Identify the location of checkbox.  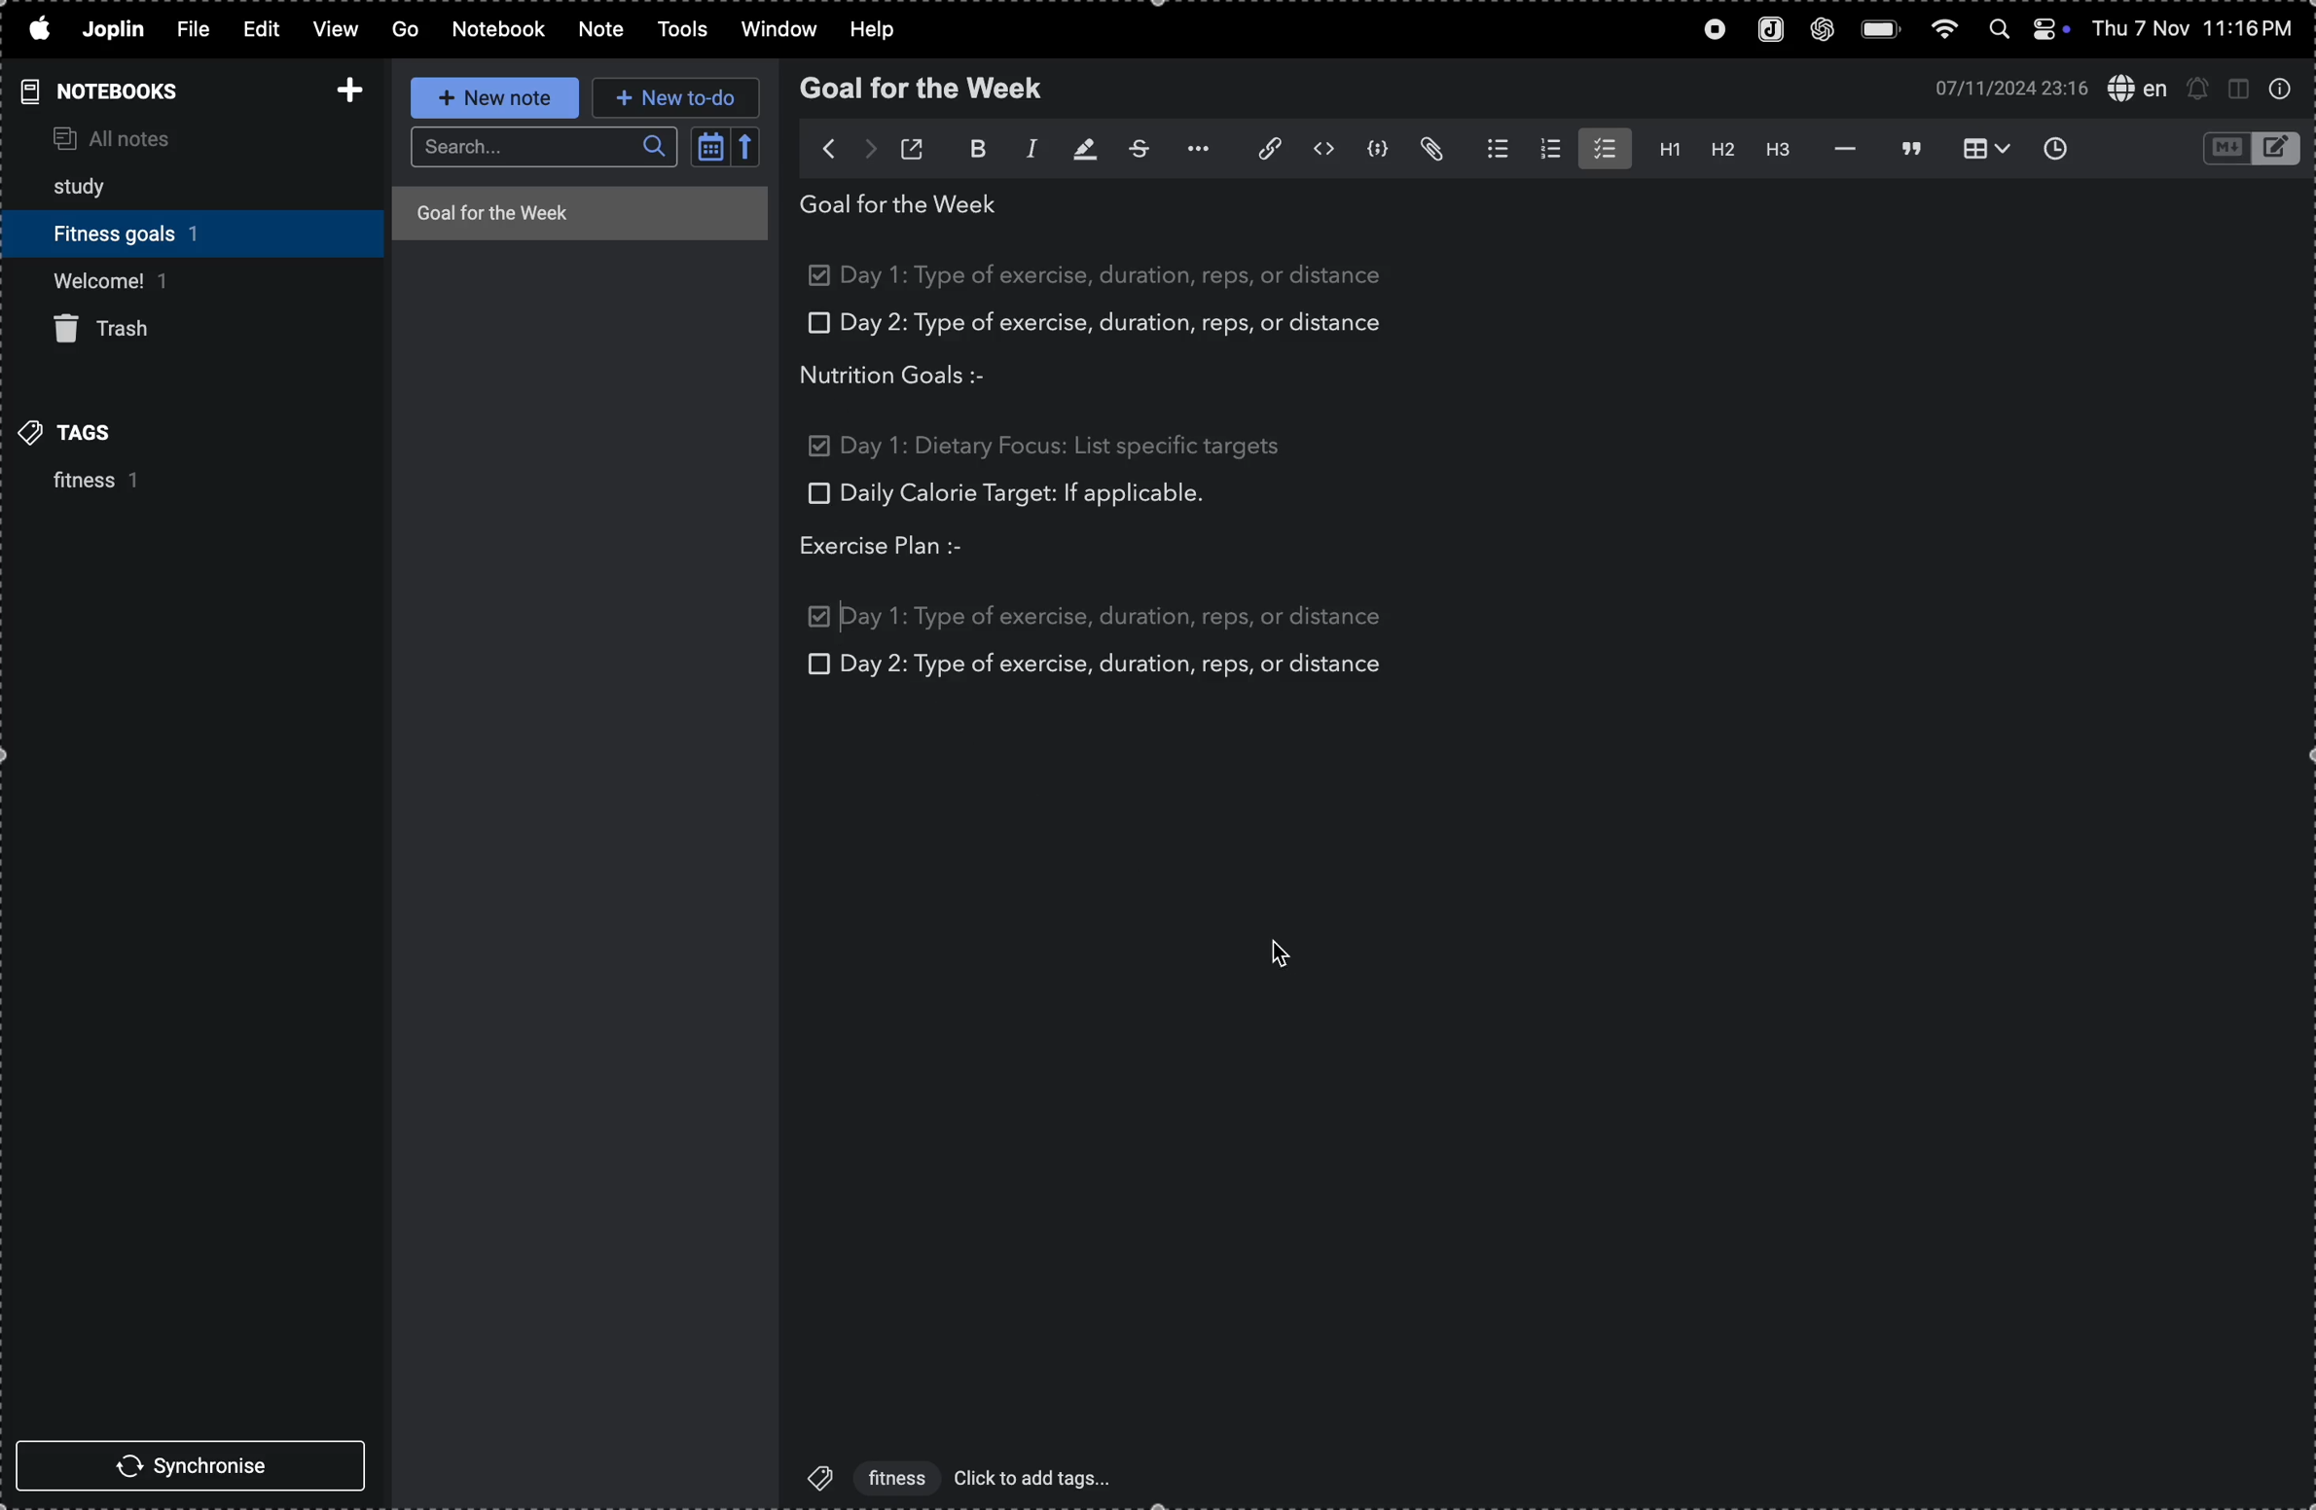
(819, 448).